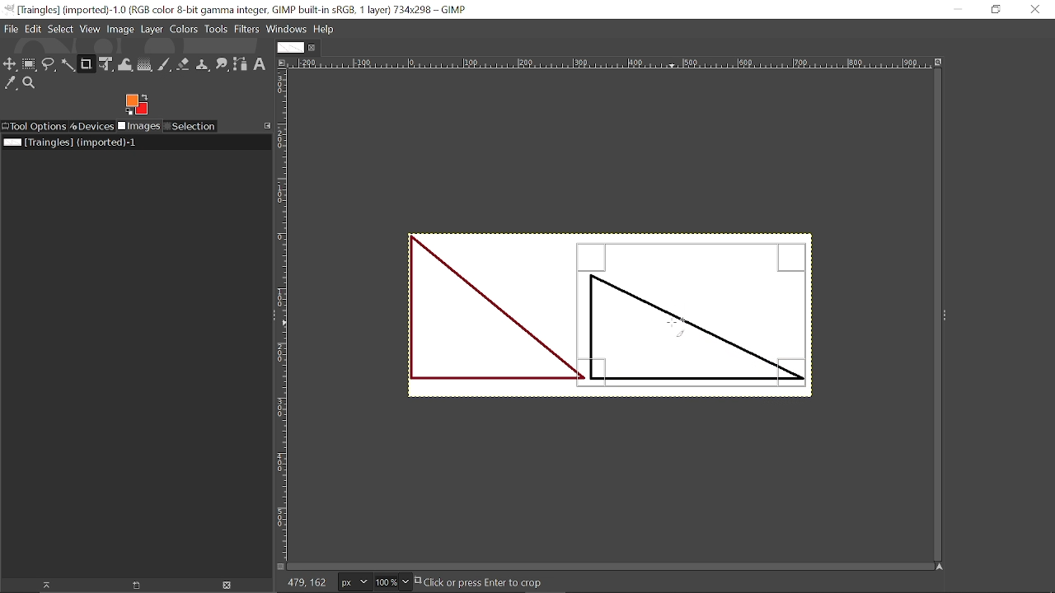  What do you see at coordinates (279, 567) in the screenshot?
I see `Quick view mask on/off` at bounding box center [279, 567].